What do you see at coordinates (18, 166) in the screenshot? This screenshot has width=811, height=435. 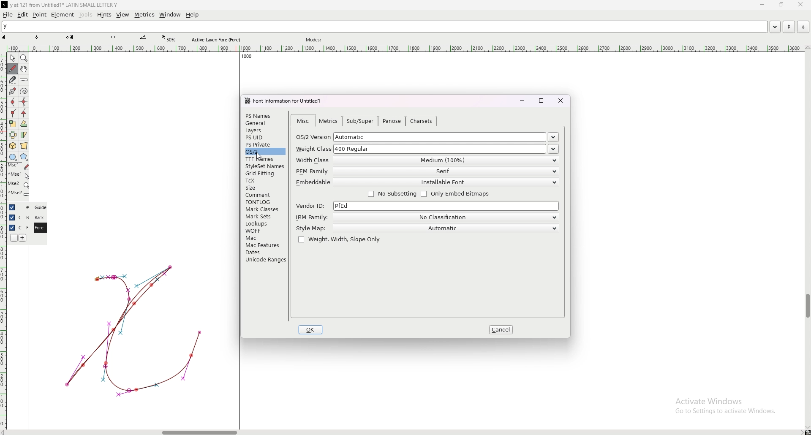 I see `mse 1` at bounding box center [18, 166].